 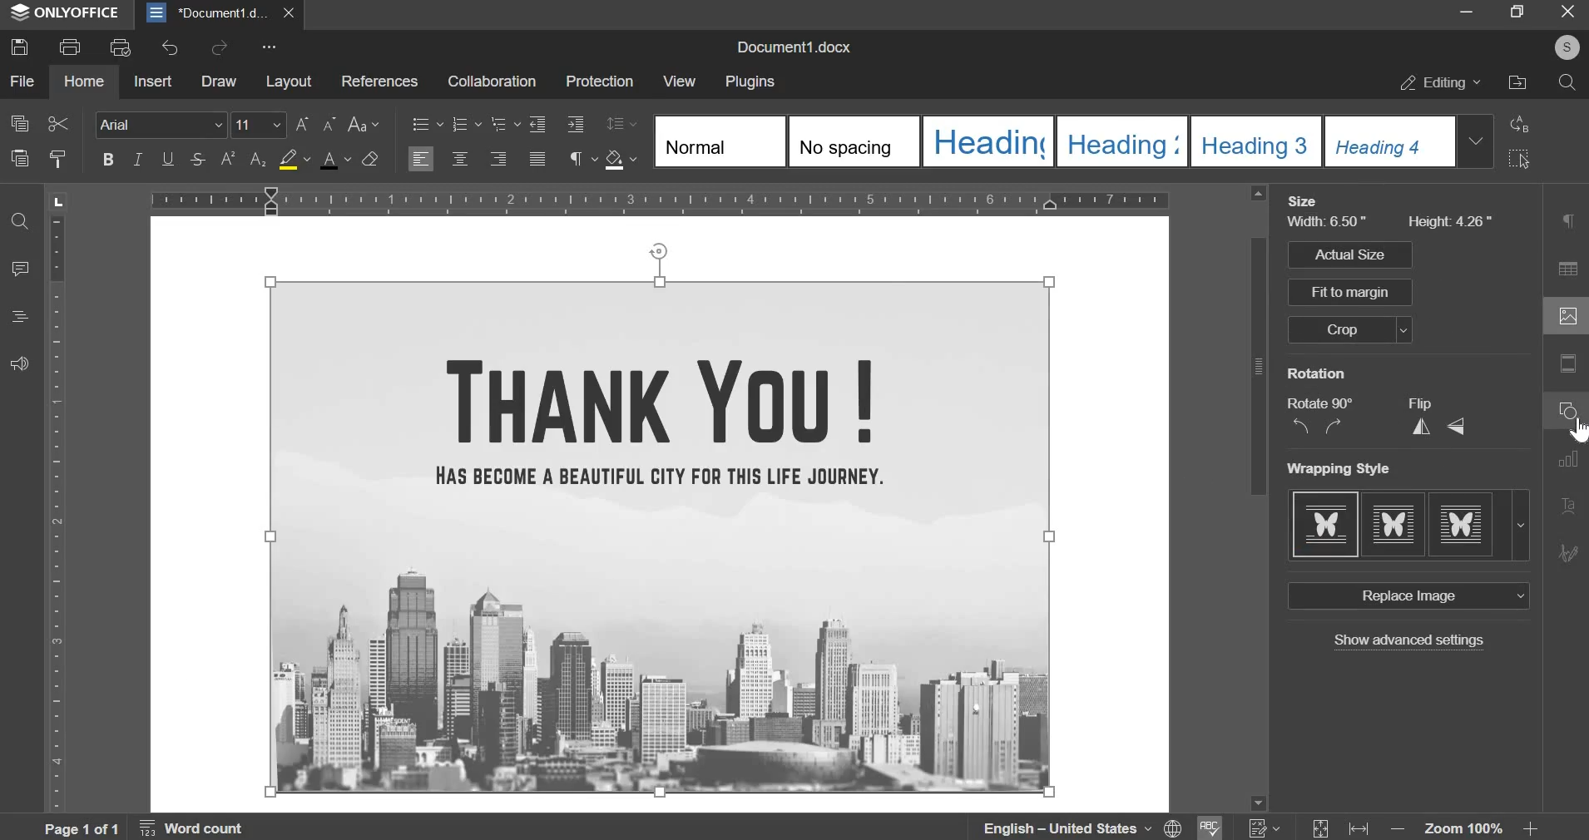 I want to click on file, so click(x=21, y=81).